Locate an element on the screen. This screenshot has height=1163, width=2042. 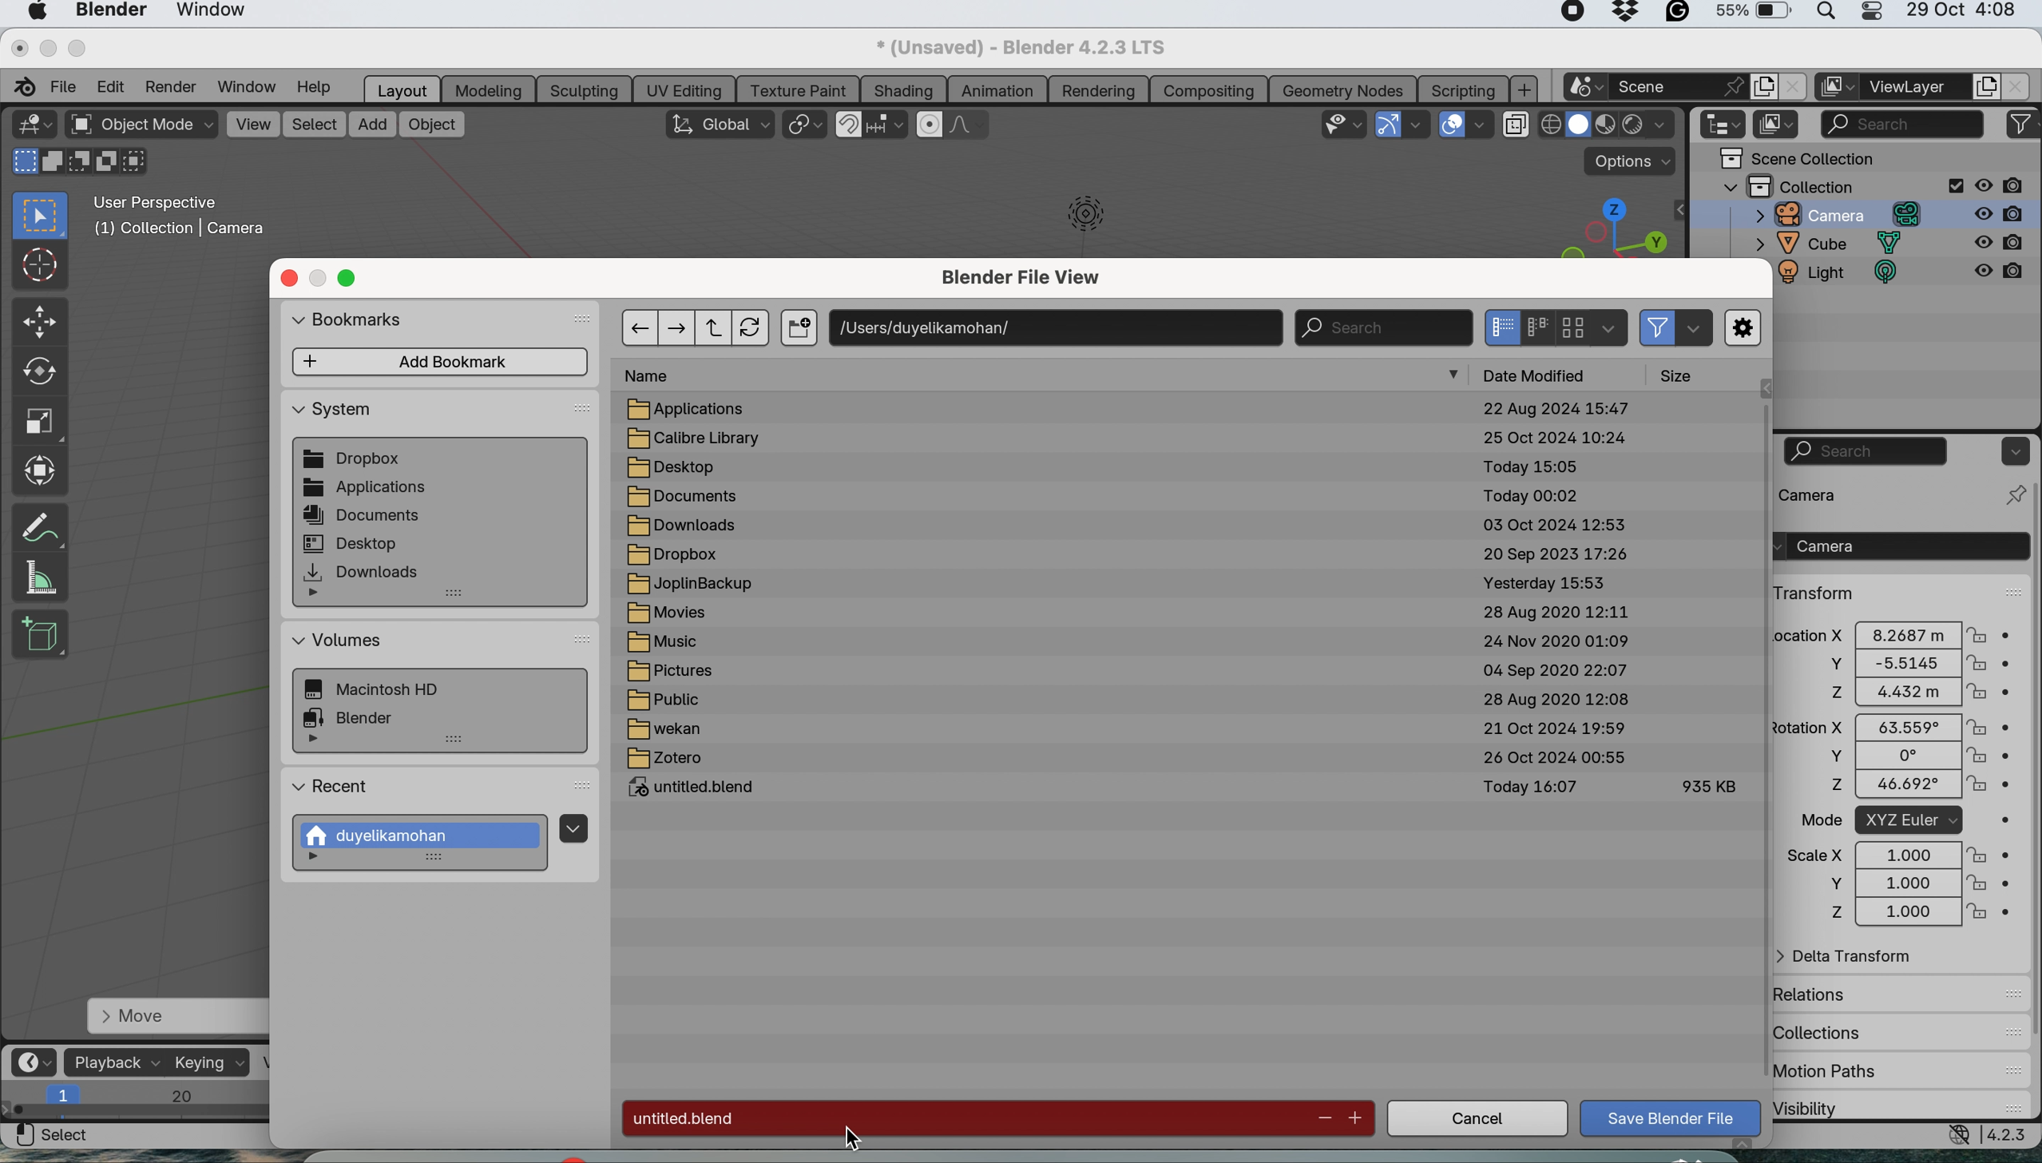
new scene is located at coordinates (1584, 88).